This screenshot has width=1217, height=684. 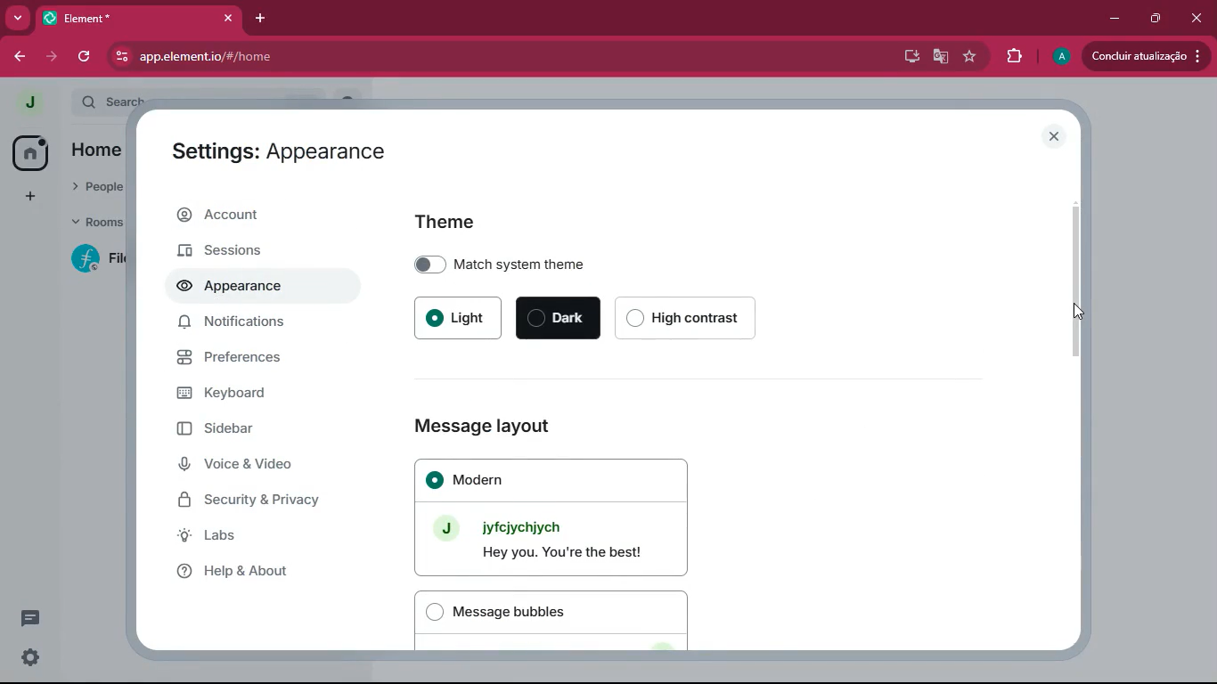 What do you see at coordinates (970, 56) in the screenshot?
I see `favourite` at bounding box center [970, 56].